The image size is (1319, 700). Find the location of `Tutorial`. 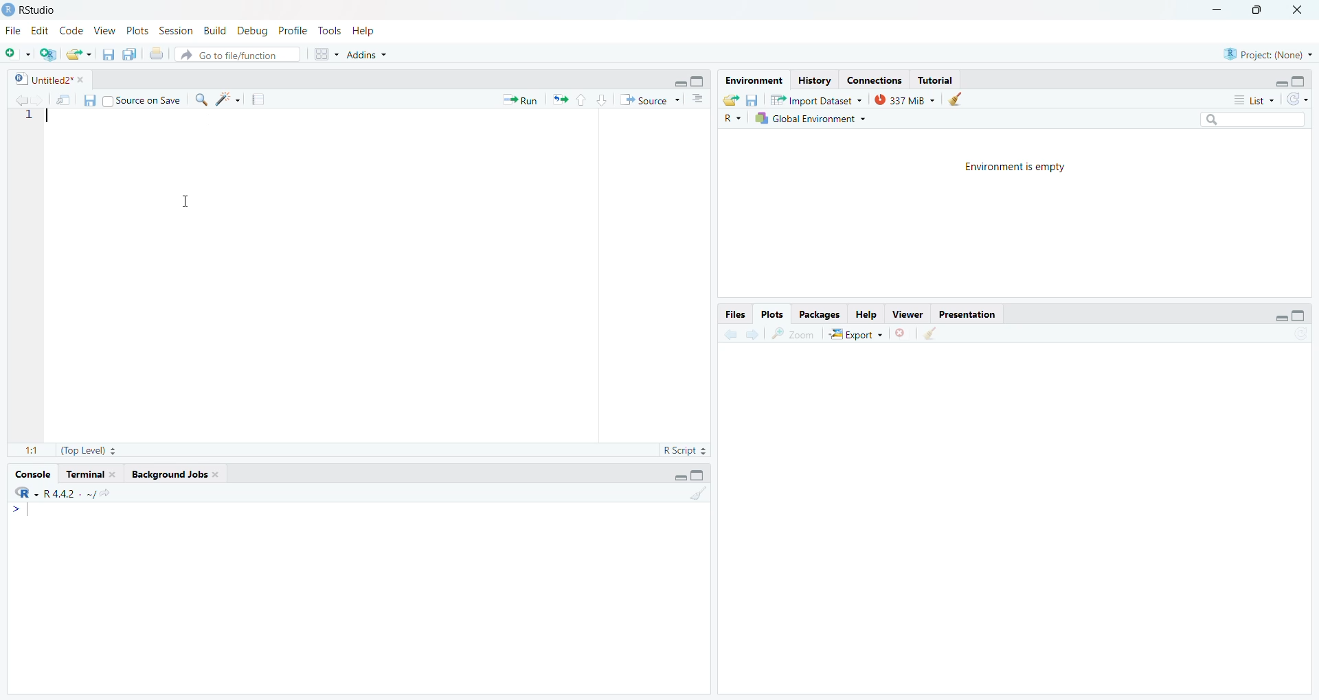

Tutorial is located at coordinates (939, 80).